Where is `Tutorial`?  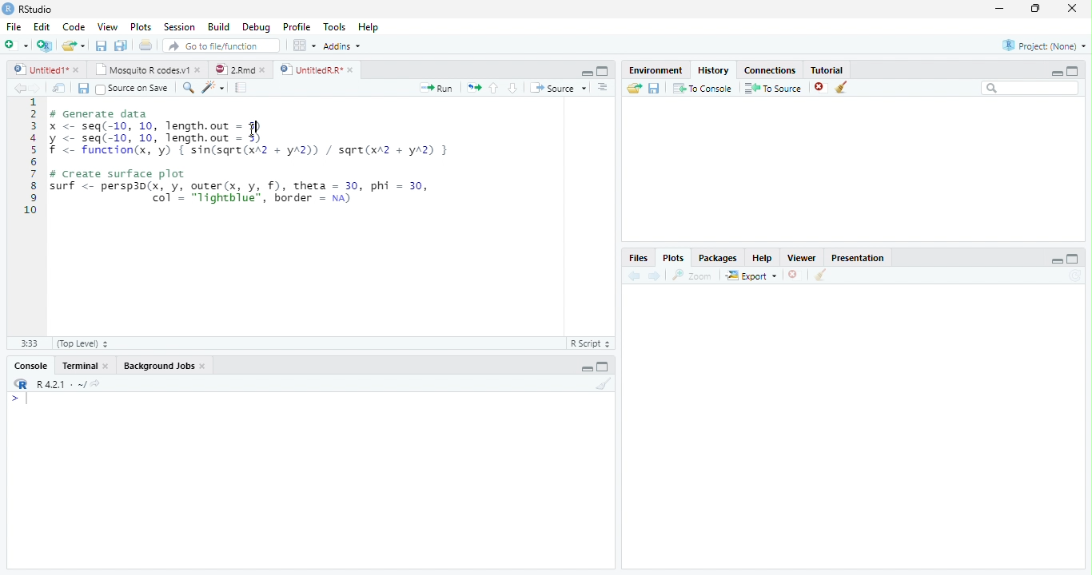 Tutorial is located at coordinates (827, 69).